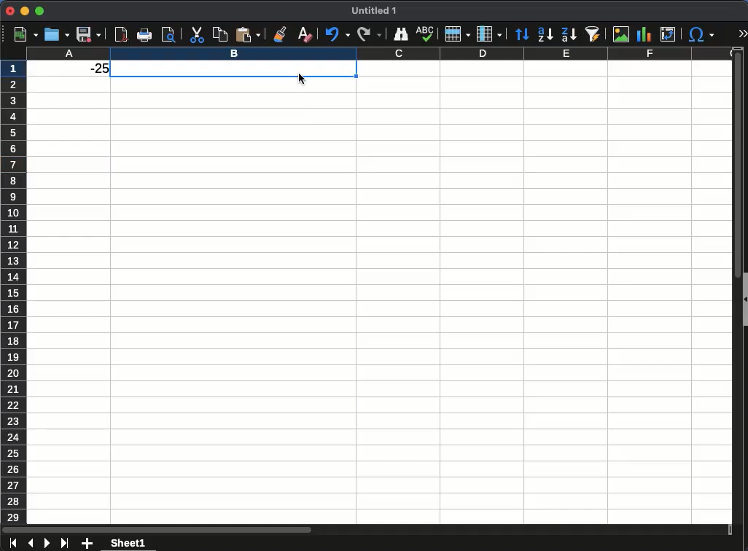  I want to click on autofilter, so click(595, 34).